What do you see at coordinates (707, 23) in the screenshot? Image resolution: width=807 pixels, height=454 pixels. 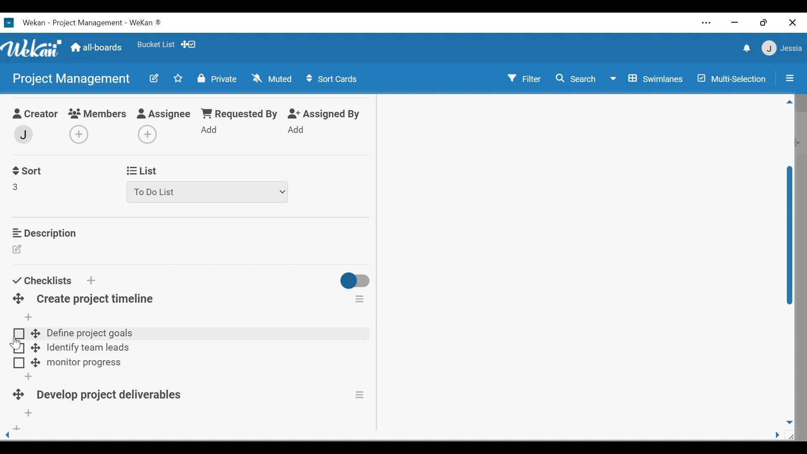 I see `Settings and more` at bounding box center [707, 23].